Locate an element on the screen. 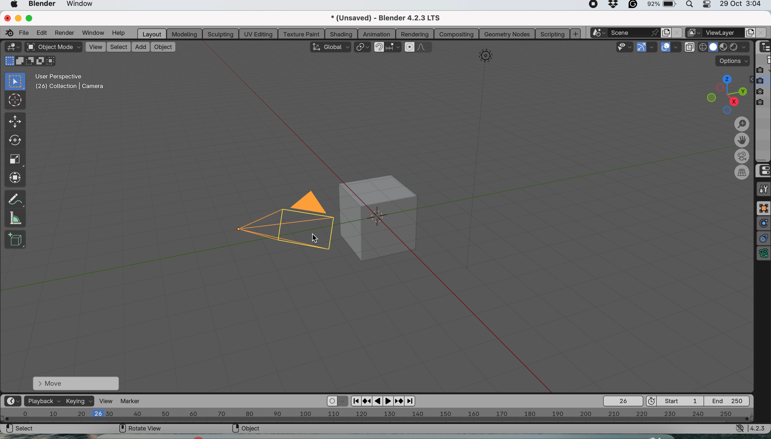 The width and height of the screenshot is (771, 439). control center is located at coordinates (709, 6).